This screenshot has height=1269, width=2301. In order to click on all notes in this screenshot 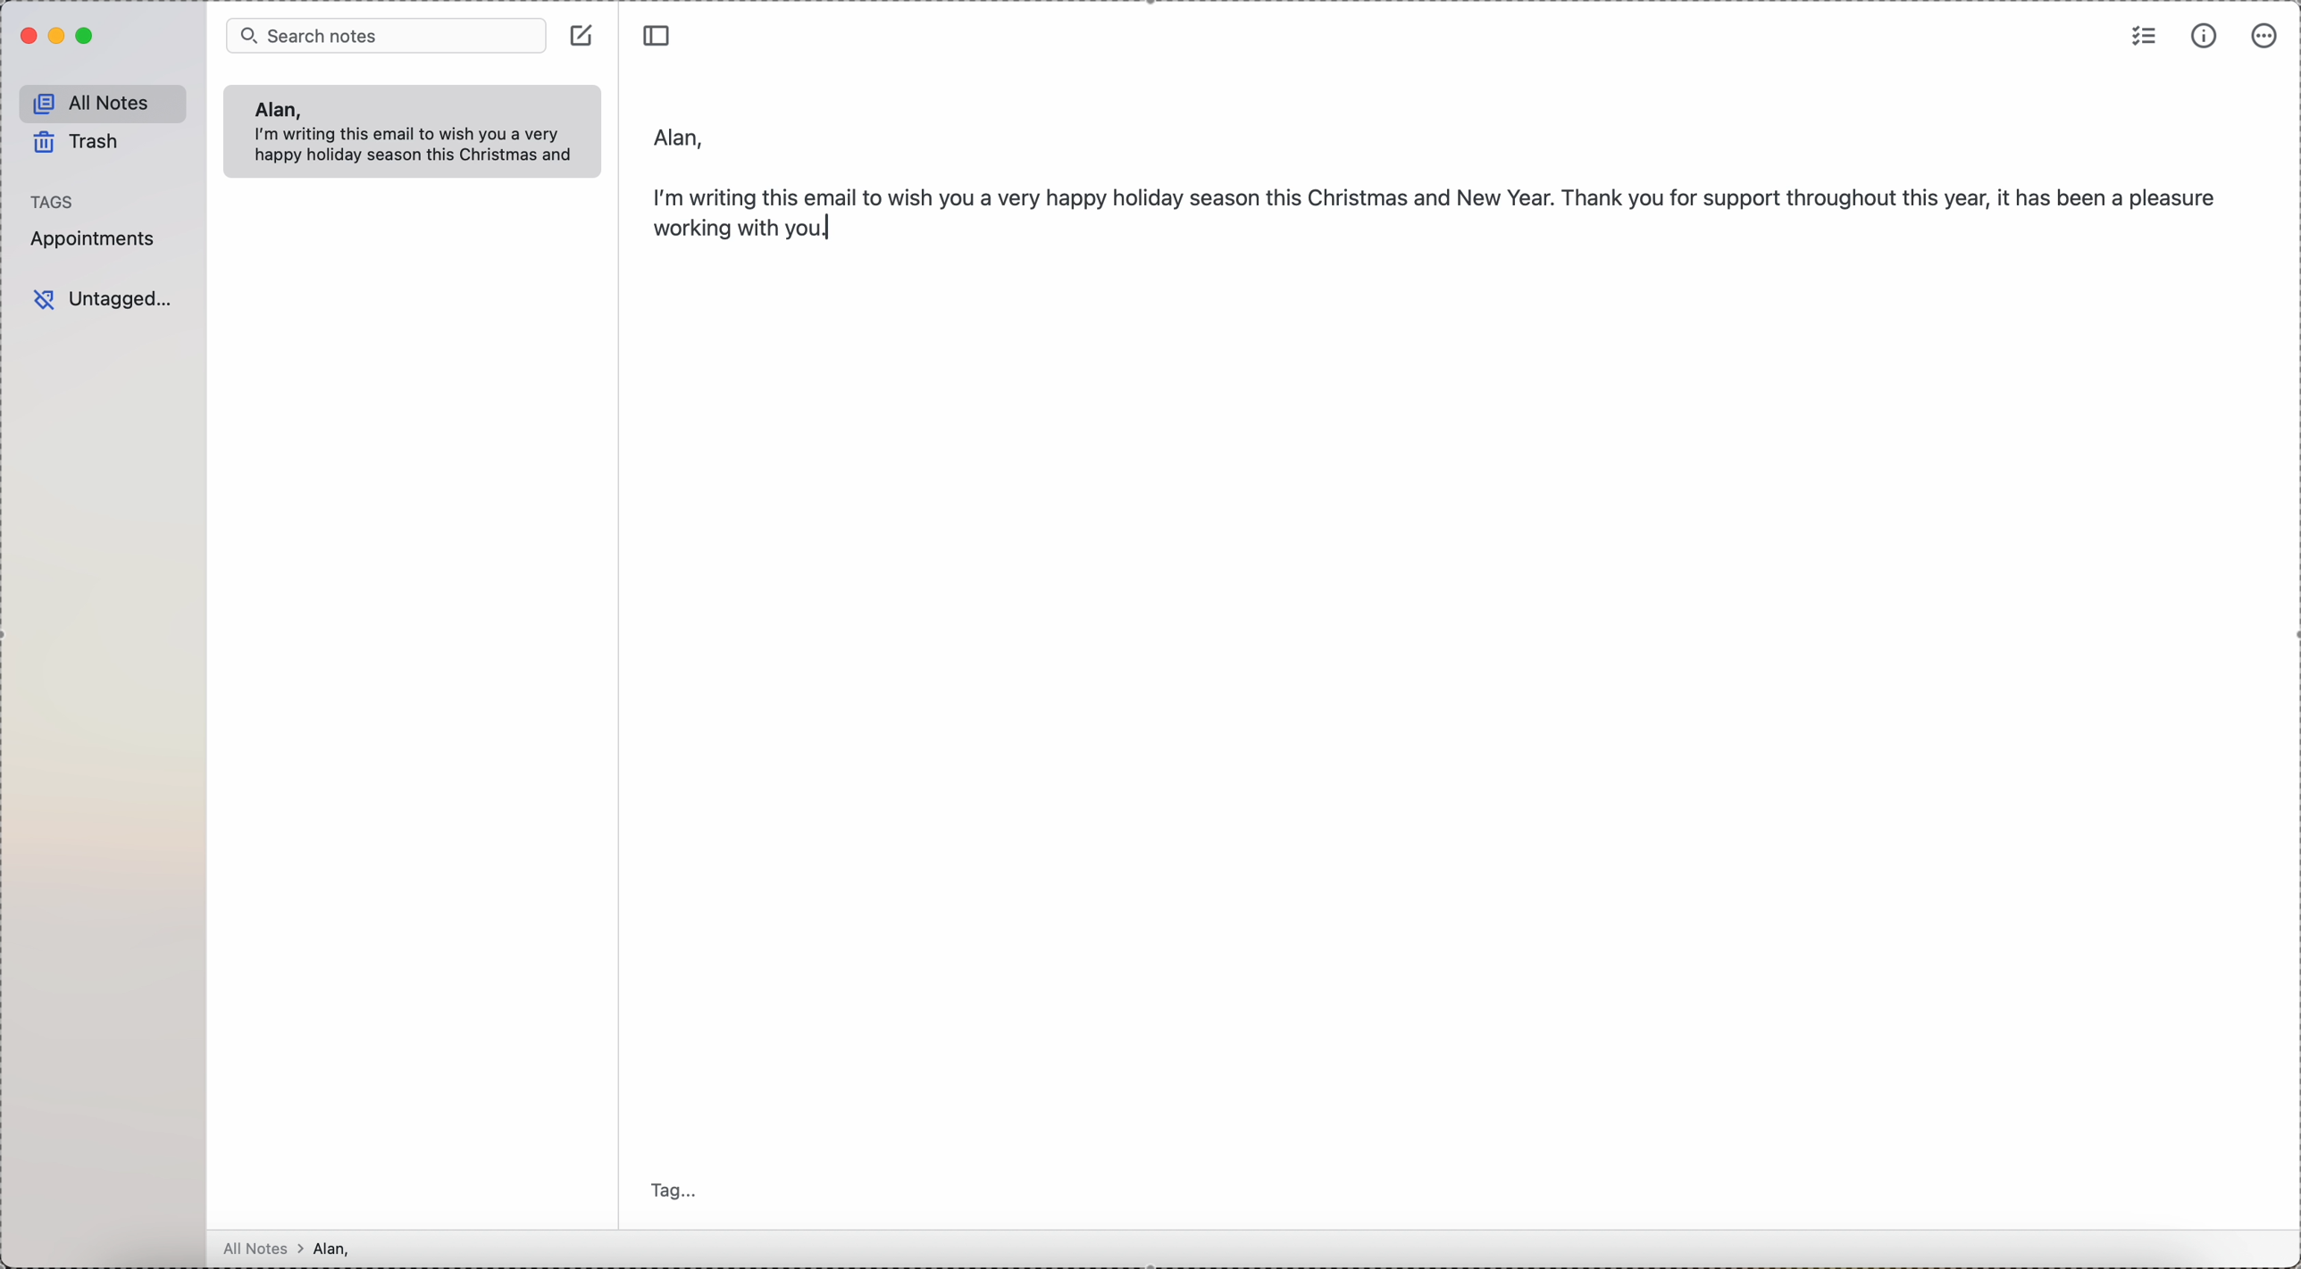, I will do `click(104, 104)`.